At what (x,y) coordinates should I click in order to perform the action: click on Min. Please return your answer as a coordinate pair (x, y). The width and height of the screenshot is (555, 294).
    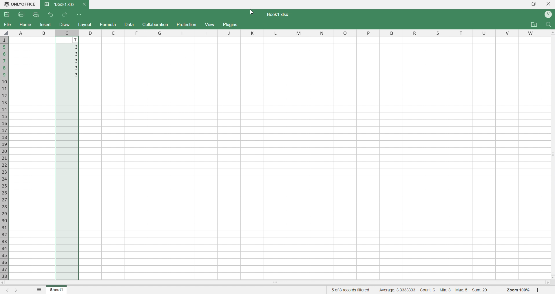
    Looking at the image, I should click on (446, 290).